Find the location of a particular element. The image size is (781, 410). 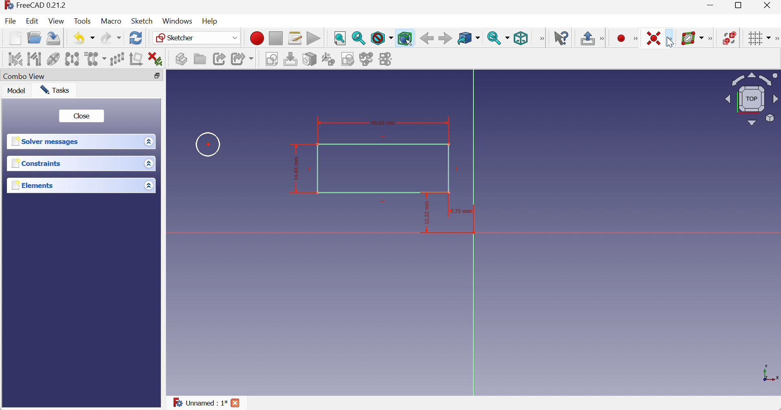

Fit selection  is located at coordinates (359, 38).